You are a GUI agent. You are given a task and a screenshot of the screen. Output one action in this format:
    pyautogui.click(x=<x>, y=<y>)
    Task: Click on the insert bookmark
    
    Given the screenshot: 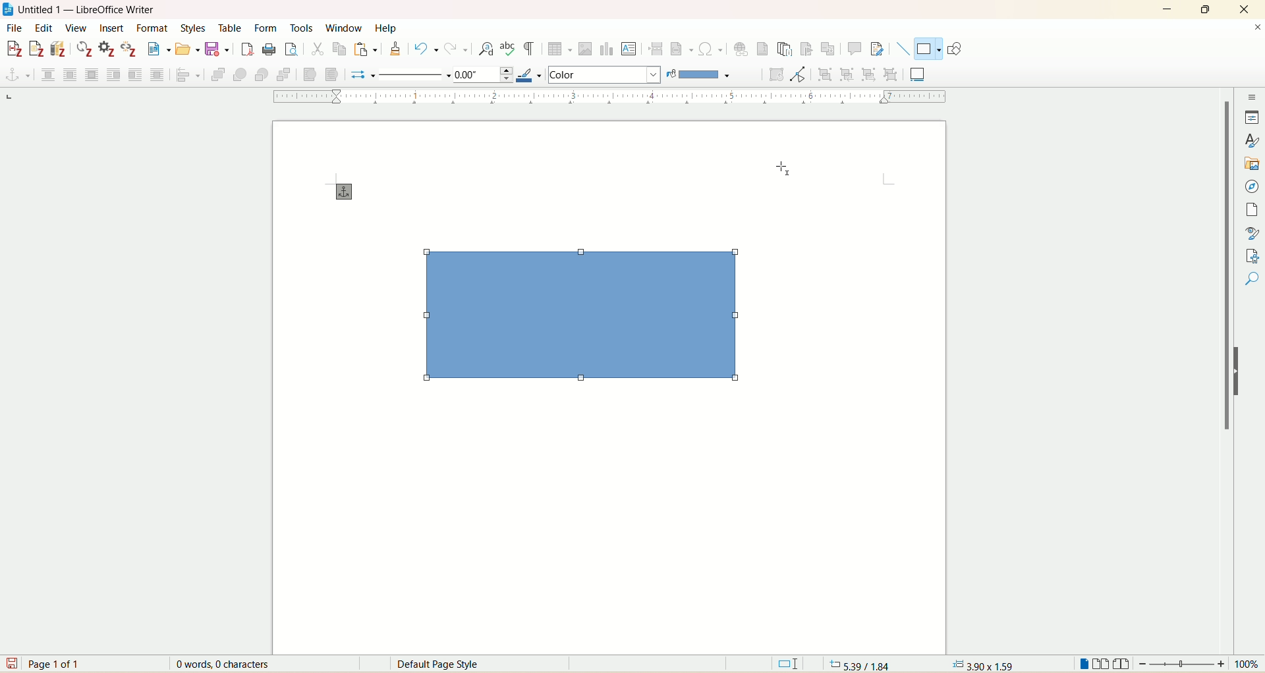 What is the action you would take?
    pyautogui.click(x=808, y=49)
    